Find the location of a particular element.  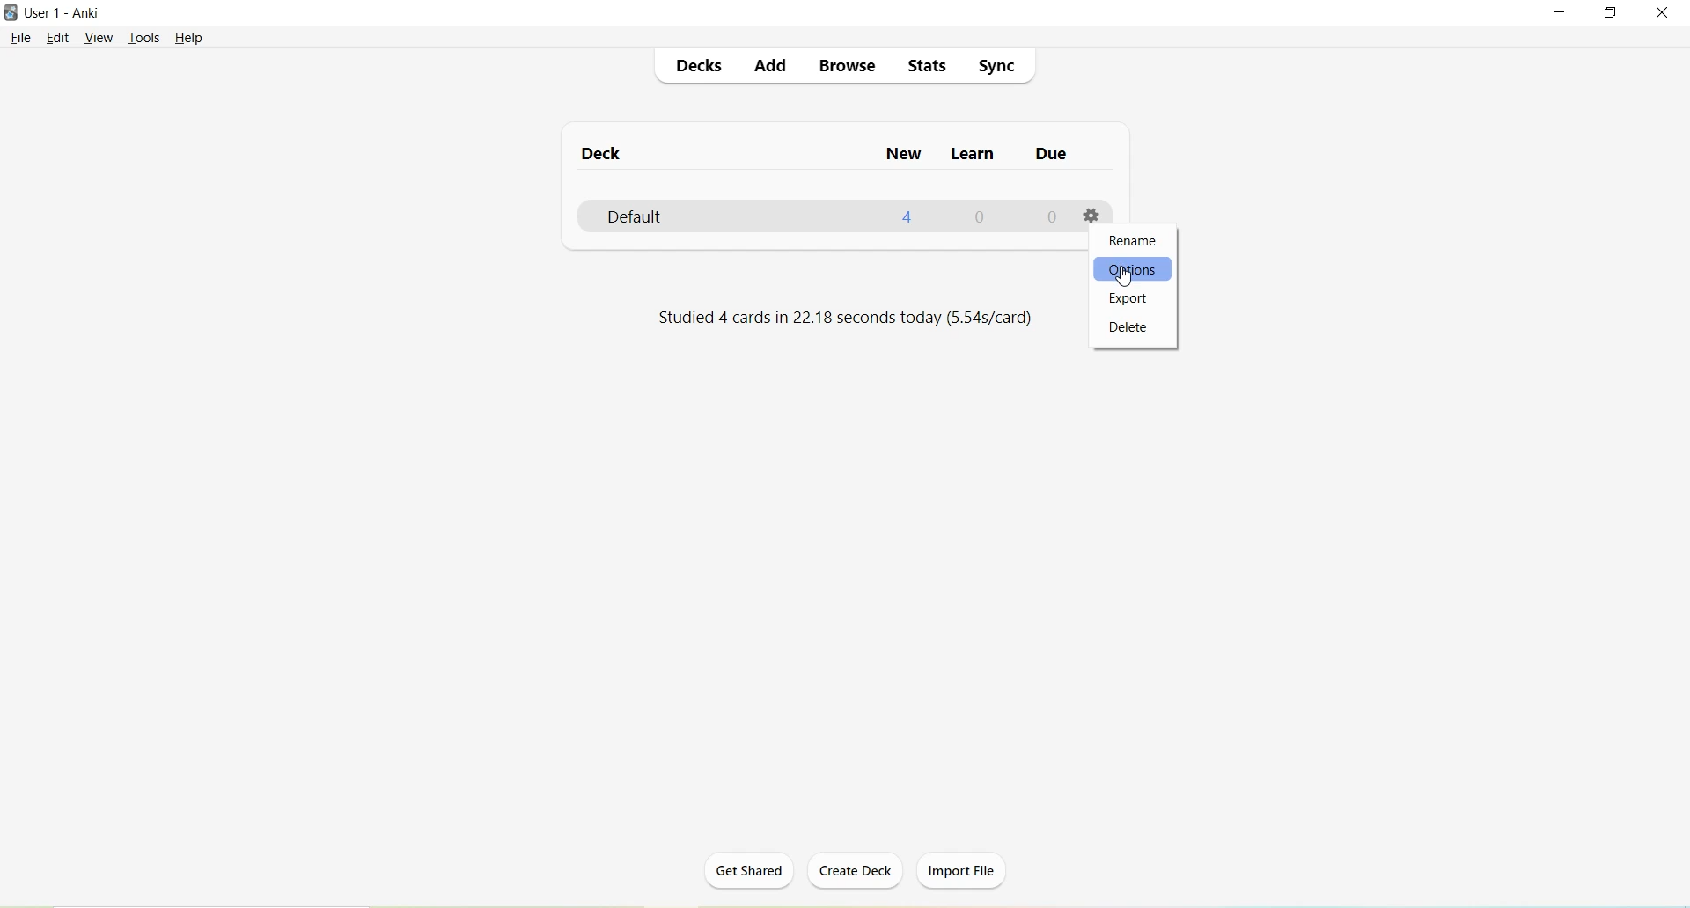

Get Shared is located at coordinates (748, 872).